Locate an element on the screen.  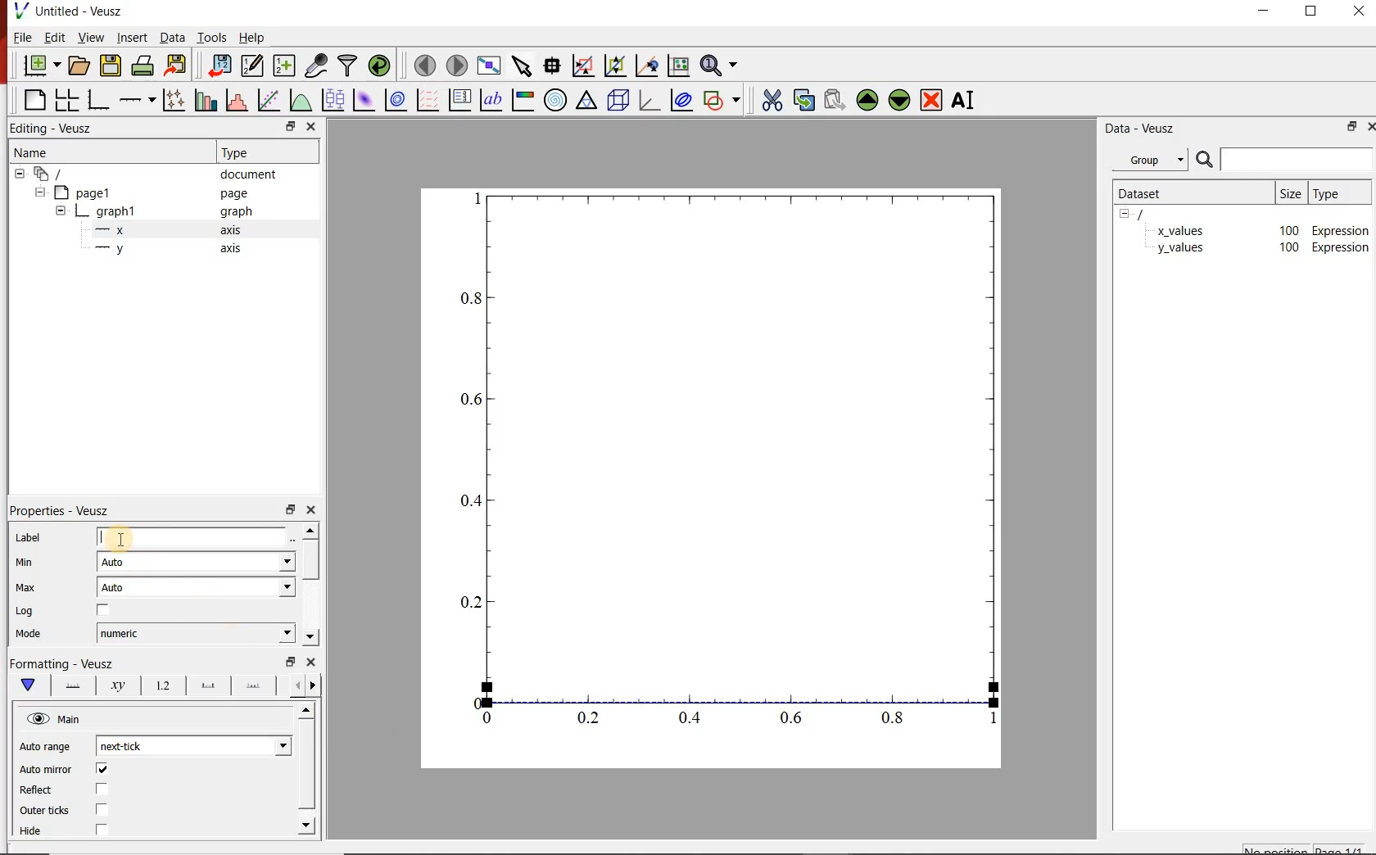
checkbox is located at coordinates (104, 609).